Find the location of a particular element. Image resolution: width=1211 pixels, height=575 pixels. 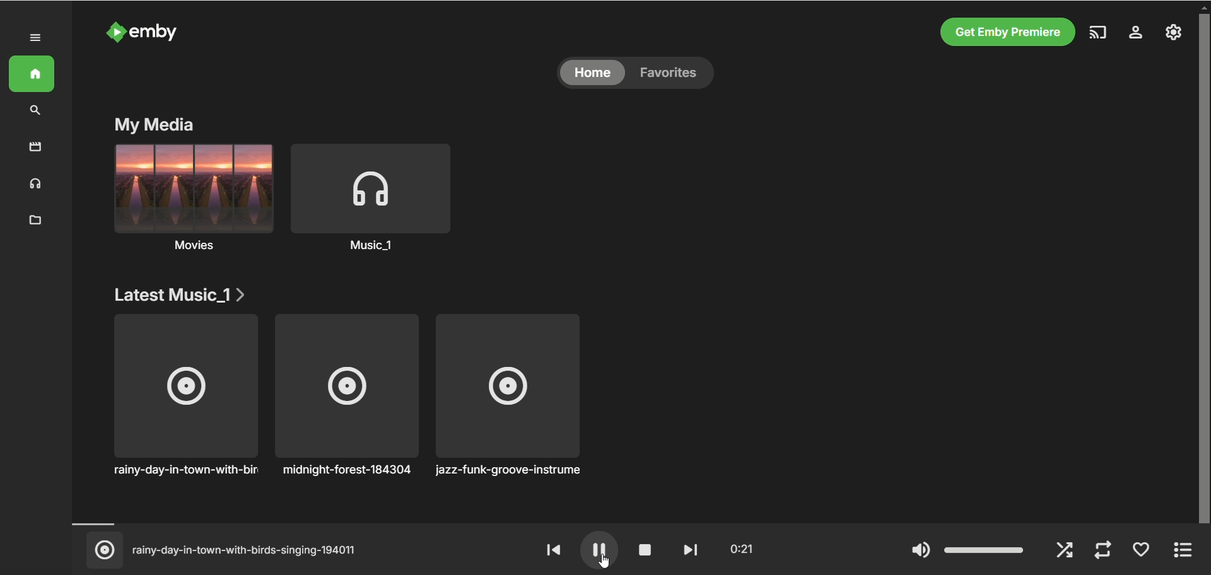

home is located at coordinates (33, 74).